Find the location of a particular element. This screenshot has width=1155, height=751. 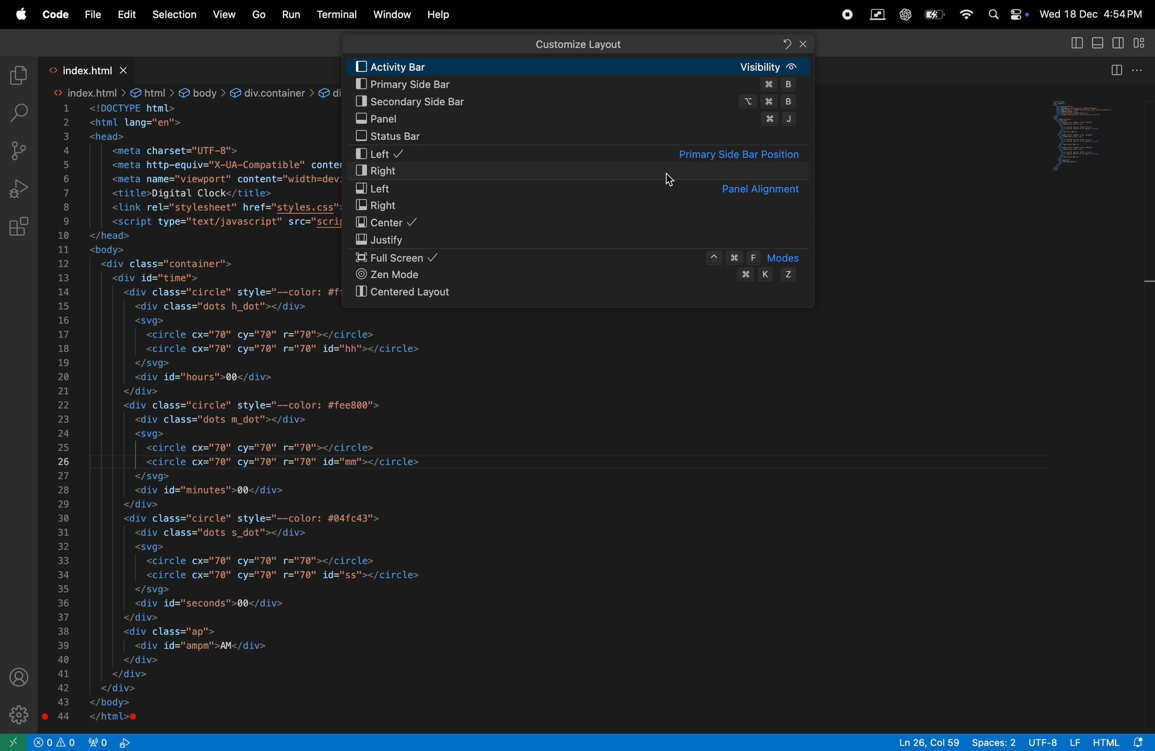

1 2 3 4 5 6 7 8 9 10 11 12 13 14 15 16 17 18 19 20 21 22 23 24 25 26 27 28 29 30 31 32 33 34 35 36 37 38 39 40 41 42 43 44 is located at coordinates (61, 416).